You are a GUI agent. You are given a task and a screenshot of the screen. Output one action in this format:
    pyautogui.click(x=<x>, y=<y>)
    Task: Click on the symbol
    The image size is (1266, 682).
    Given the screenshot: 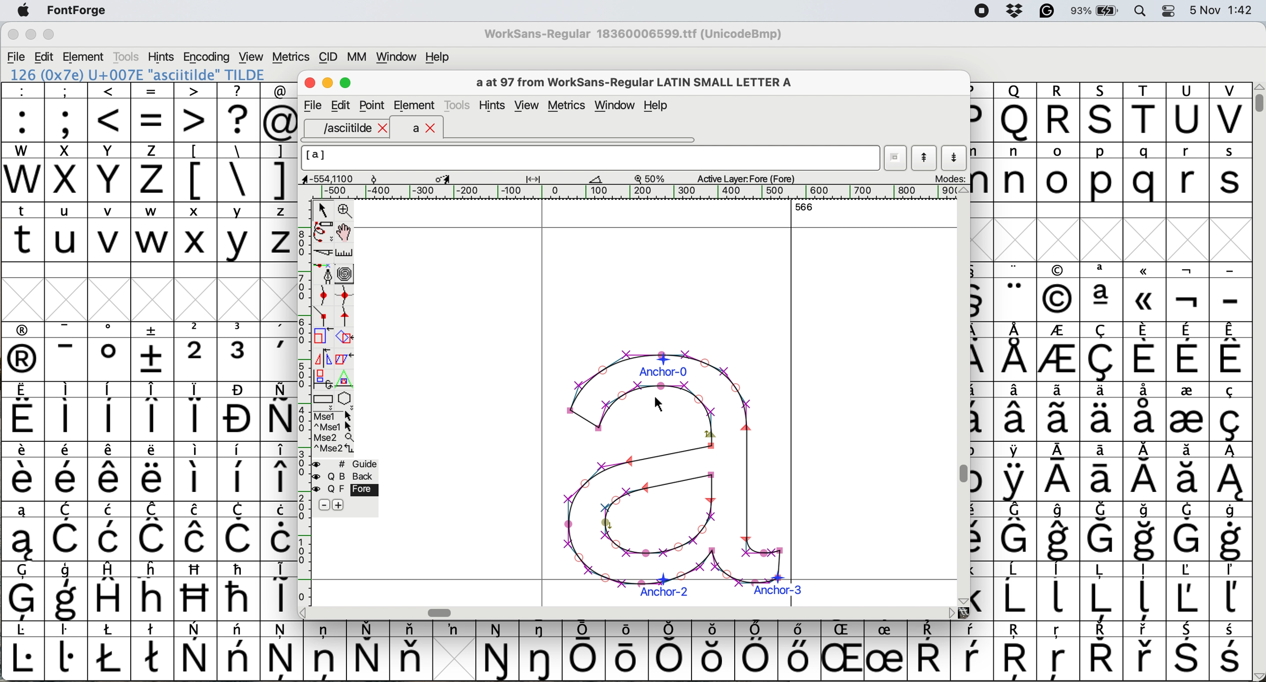 What is the action you would take?
    pyautogui.click(x=281, y=531)
    